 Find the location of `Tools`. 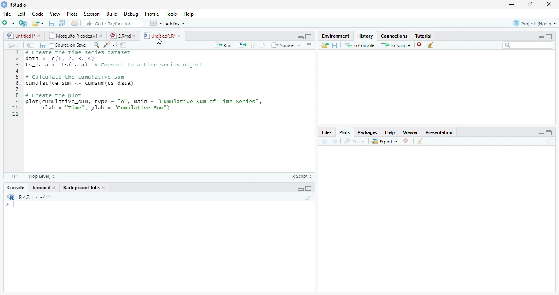

Tools is located at coordinates (171, 14).